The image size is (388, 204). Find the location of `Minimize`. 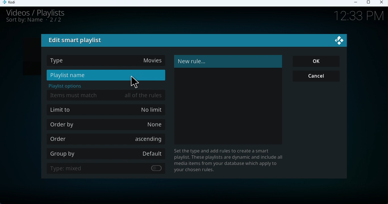

Minimize is located at coordinates (357, 3).